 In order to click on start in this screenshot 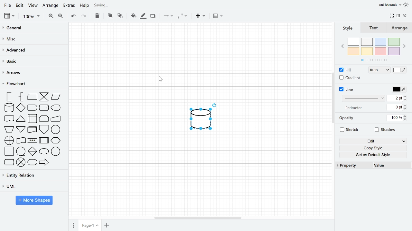, I will do `click(44, 151)`.